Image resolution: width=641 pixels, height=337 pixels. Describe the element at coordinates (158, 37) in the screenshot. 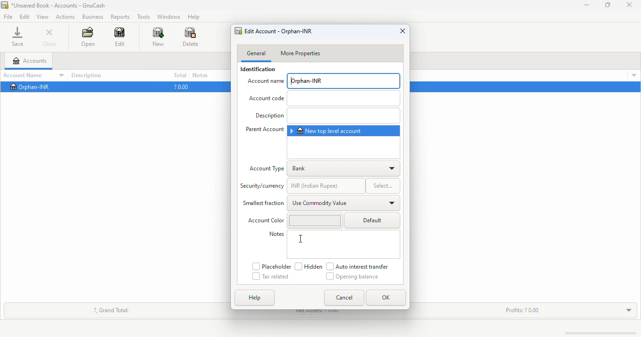

I see `new` at that location.